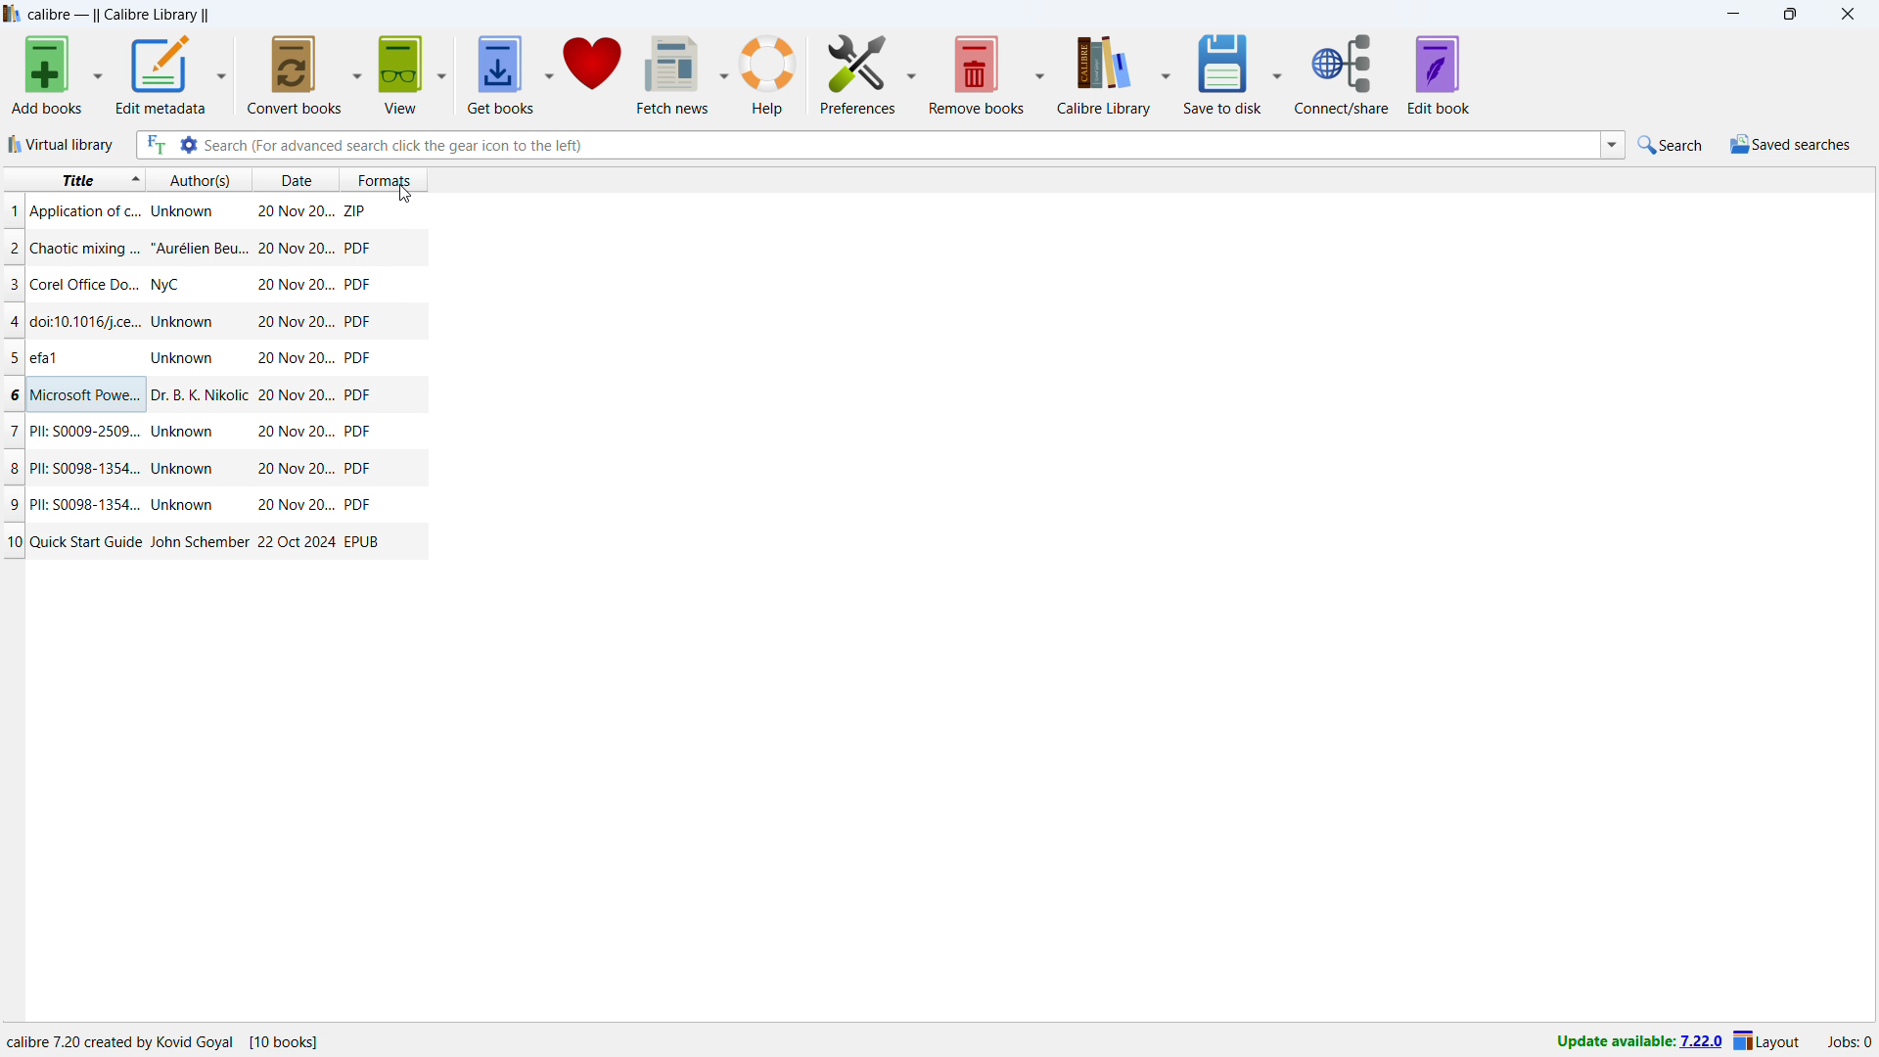  Describe the element at coordinates (118, 15) in the screenshot. I see `title` at that location.